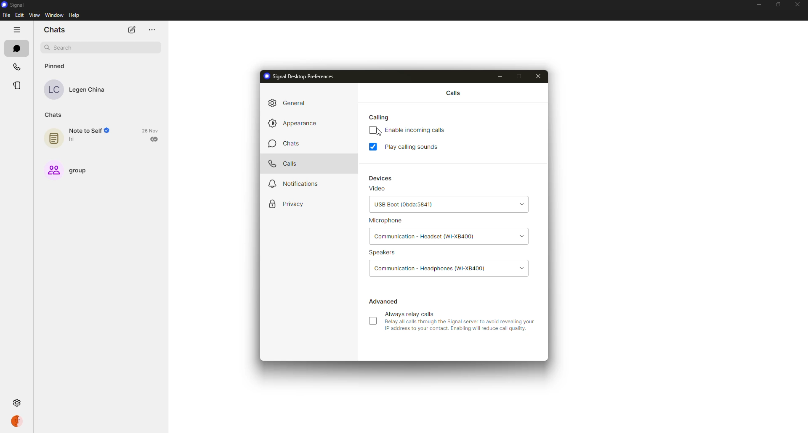  What do you see at coordinates (150, 130) in the screenshot?
I see `date` at bounding box center [150, 130].